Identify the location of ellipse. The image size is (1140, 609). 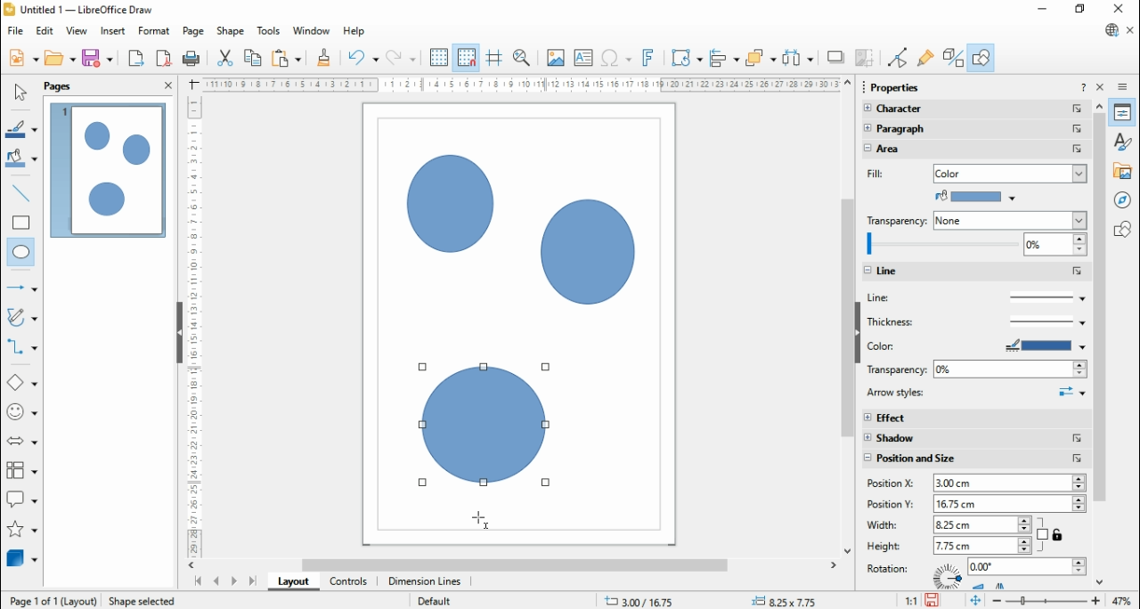
(22, 253).